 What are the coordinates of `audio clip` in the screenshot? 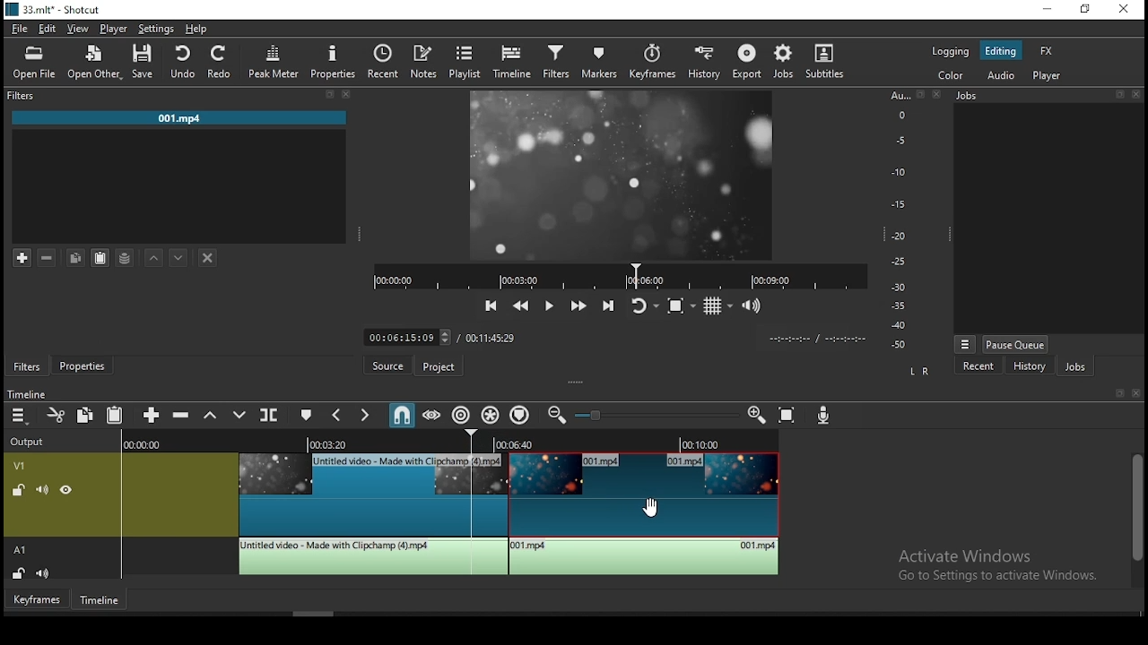 It's located at (645, 557).